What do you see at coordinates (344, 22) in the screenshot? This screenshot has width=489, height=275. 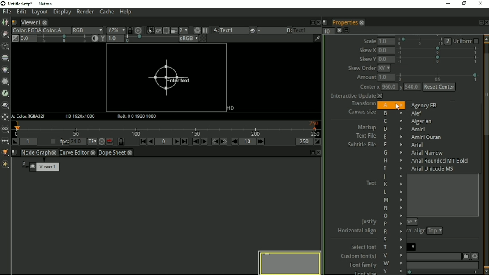 I see `Properties` at bounding box center [344, 22].